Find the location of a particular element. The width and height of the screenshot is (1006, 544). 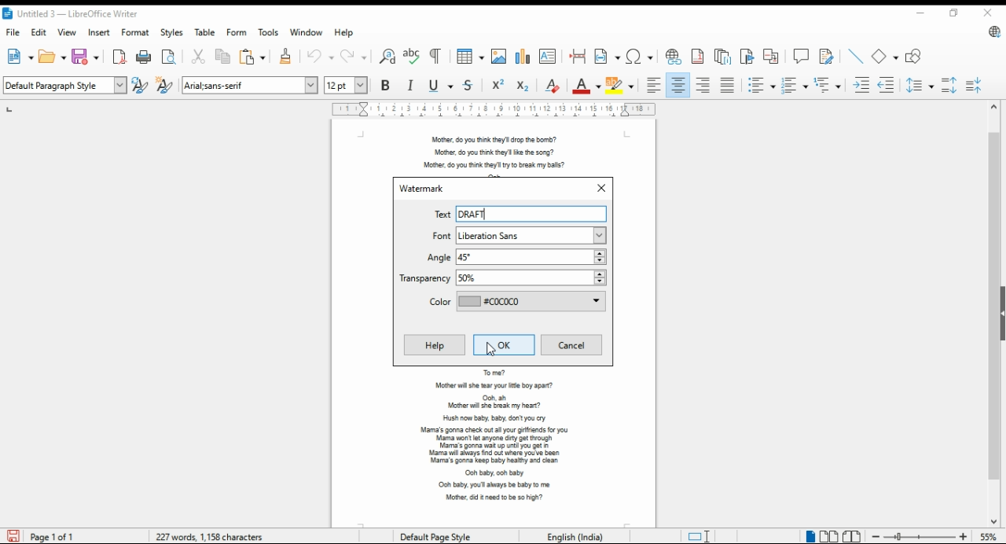

update selected style is located at coordinates (141, 85).